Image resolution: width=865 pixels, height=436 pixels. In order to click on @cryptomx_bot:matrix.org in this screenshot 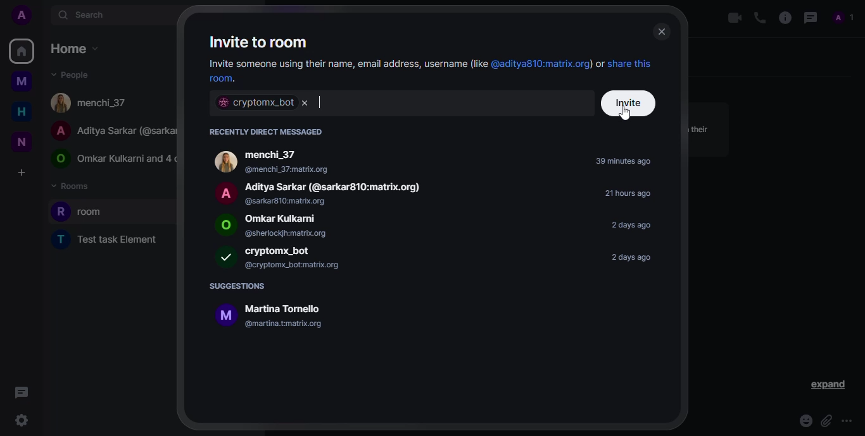, I will do `click(293, 266)`.